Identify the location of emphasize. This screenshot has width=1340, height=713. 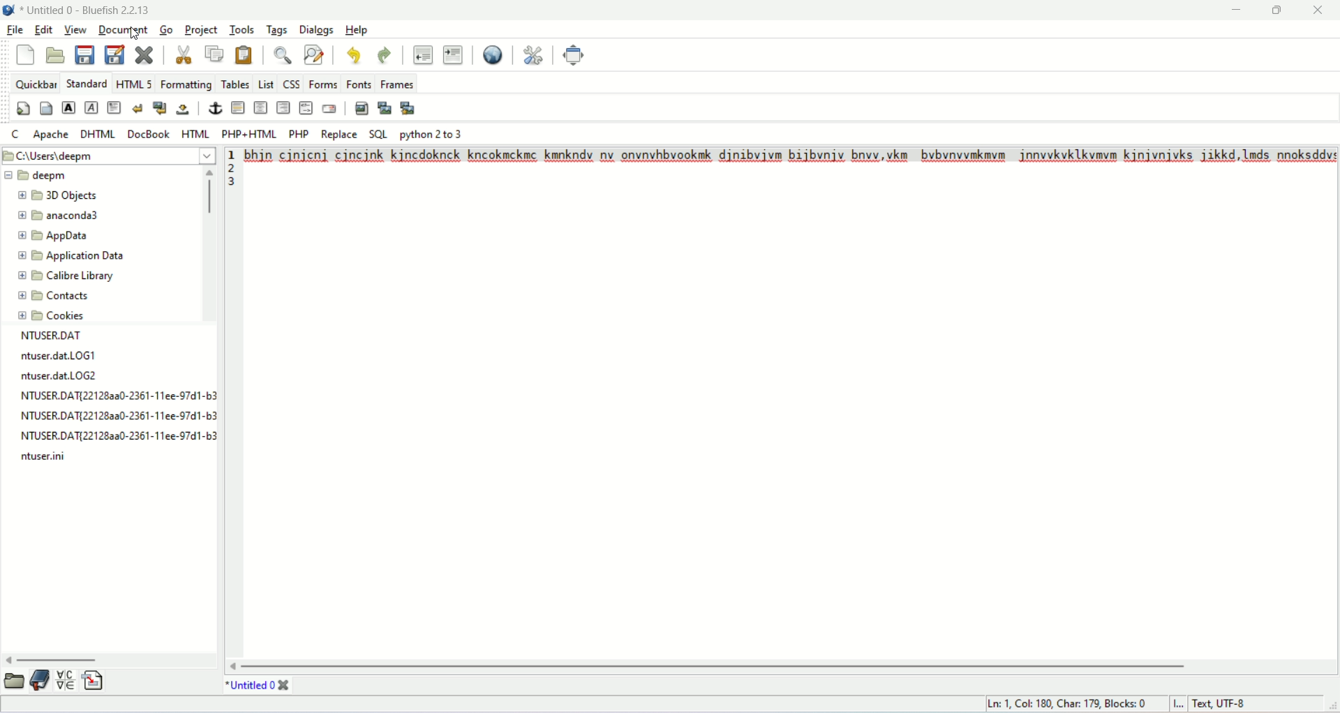
(90, 107).